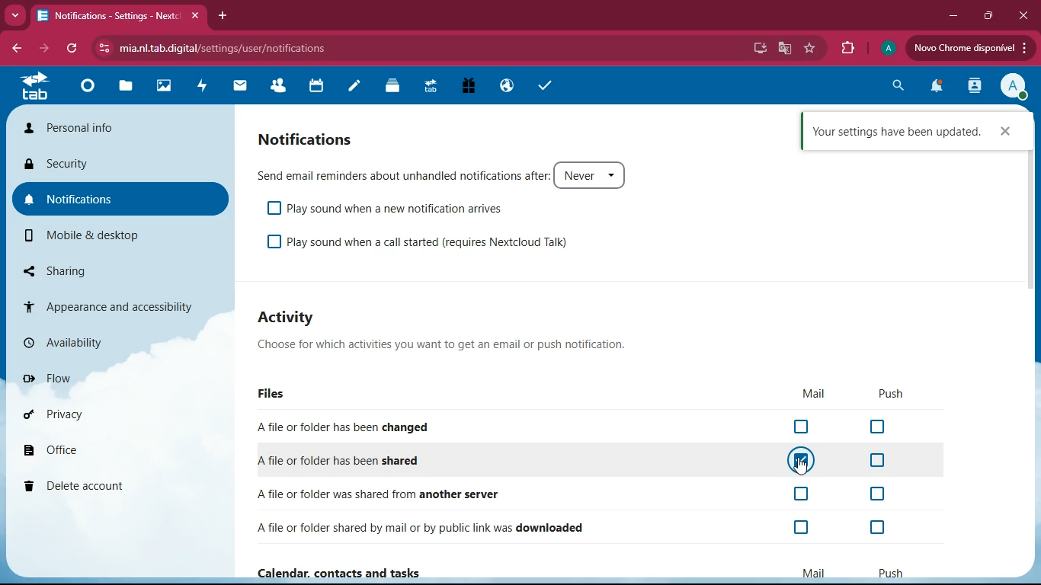 The image size is (1041, 585). What do you see at coordinates (805, 393) in the screenshot?
I see `mail` at bounding box center [805, 393].